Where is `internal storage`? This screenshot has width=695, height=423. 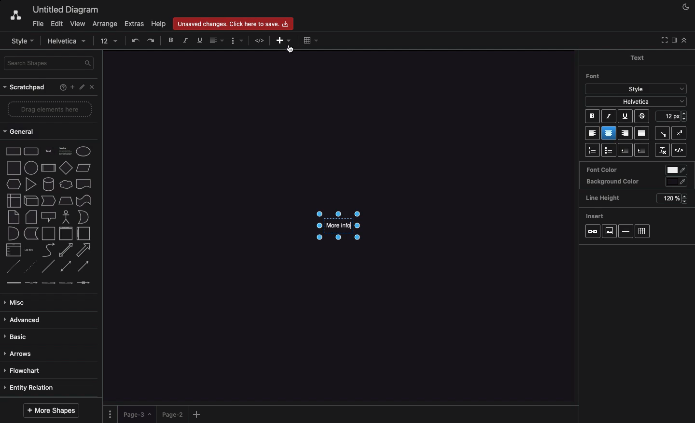 internal storage is located at coordinates (14, 200).